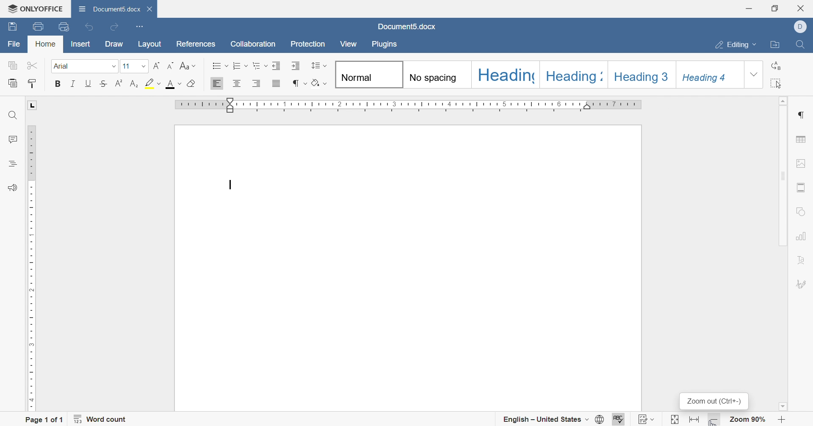 The height and width of the screenshot is (426, 813). I want to click on copy style, so click(33, 82).